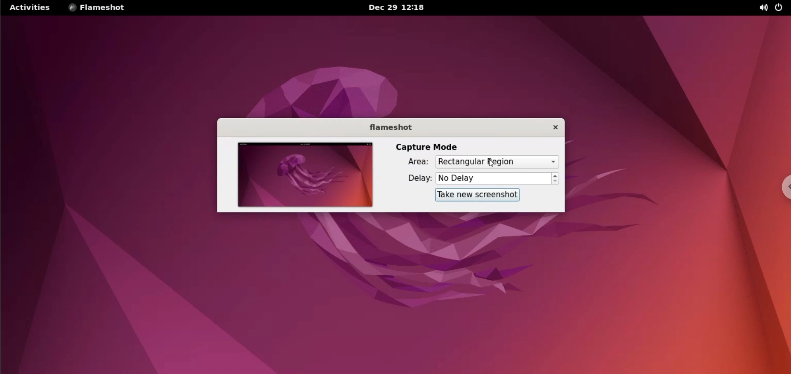 This screenshot has height=374, width=791. I want to click on delay label, so click(416, 179).